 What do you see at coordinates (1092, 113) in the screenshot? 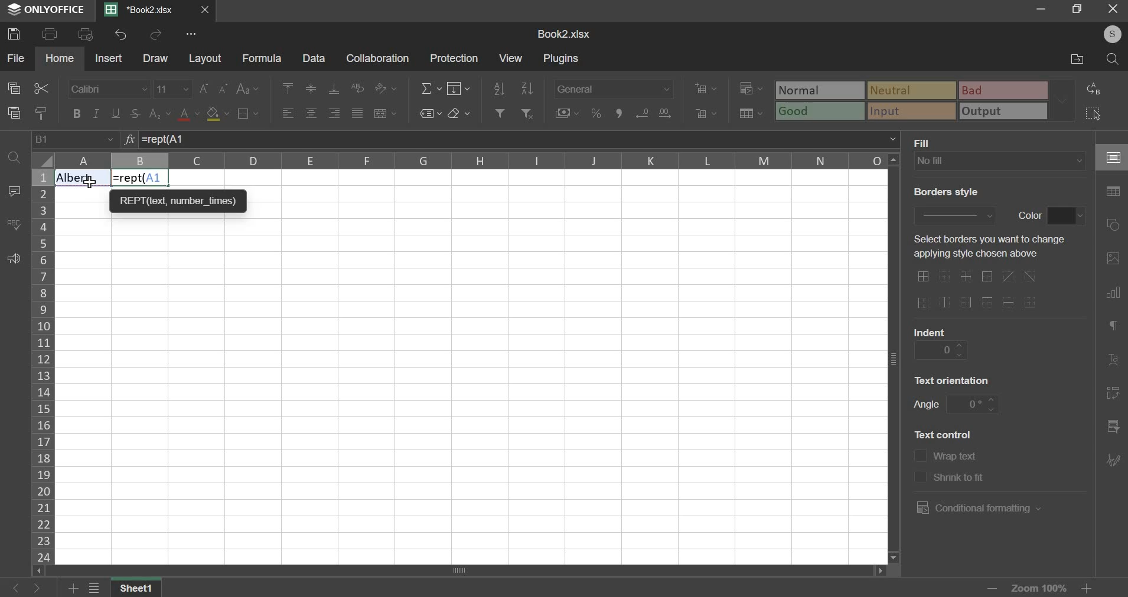
I see `select` at bounding box center [1092, 113].